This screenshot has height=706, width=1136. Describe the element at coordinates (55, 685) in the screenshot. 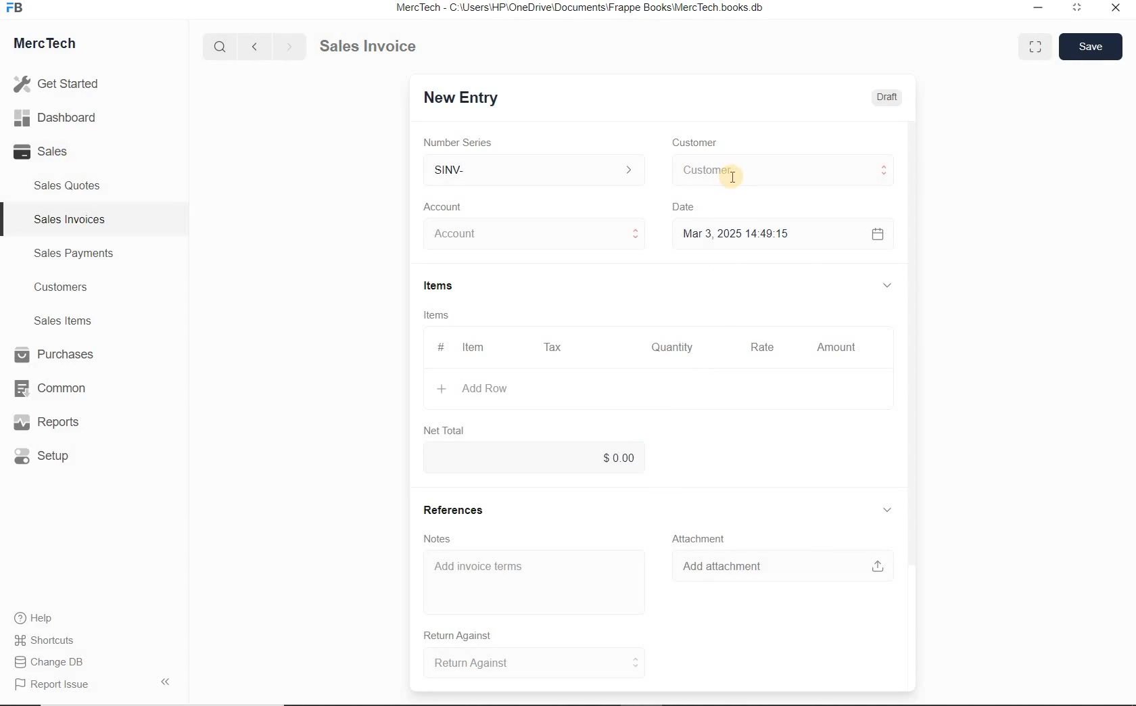

I see `Report Issue` at that location.